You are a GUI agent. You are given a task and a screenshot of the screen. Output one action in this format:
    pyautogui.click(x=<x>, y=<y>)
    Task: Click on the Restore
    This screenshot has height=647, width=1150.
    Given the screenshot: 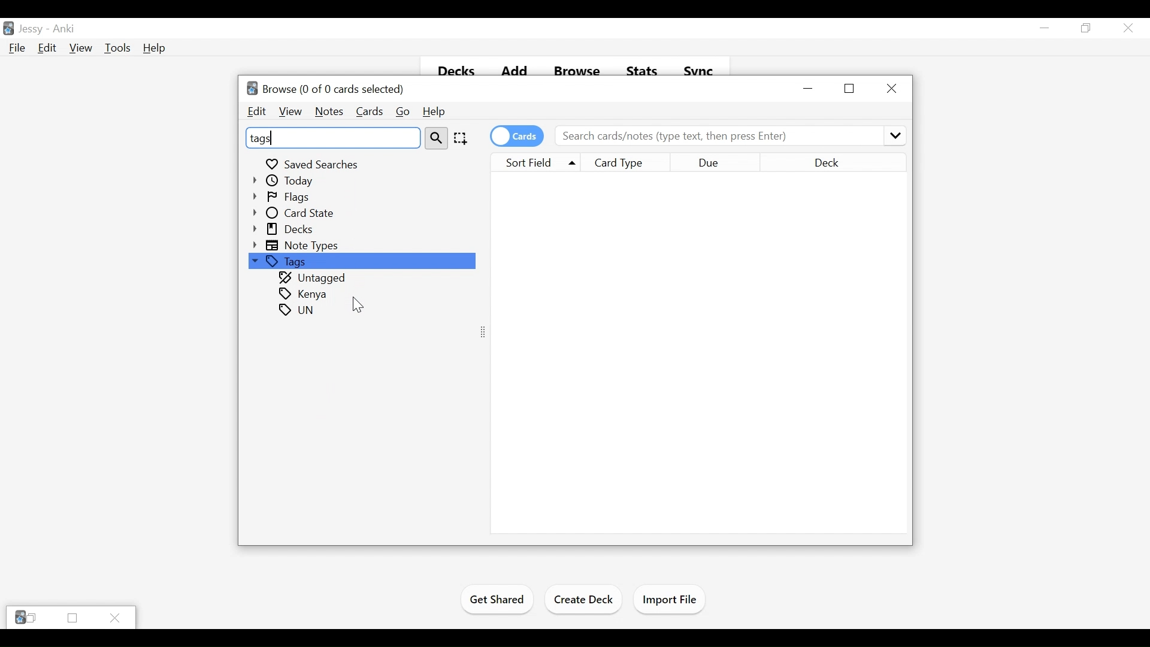 What is the action you would take?
    pyautogui.click(x=1085, y=28)
    